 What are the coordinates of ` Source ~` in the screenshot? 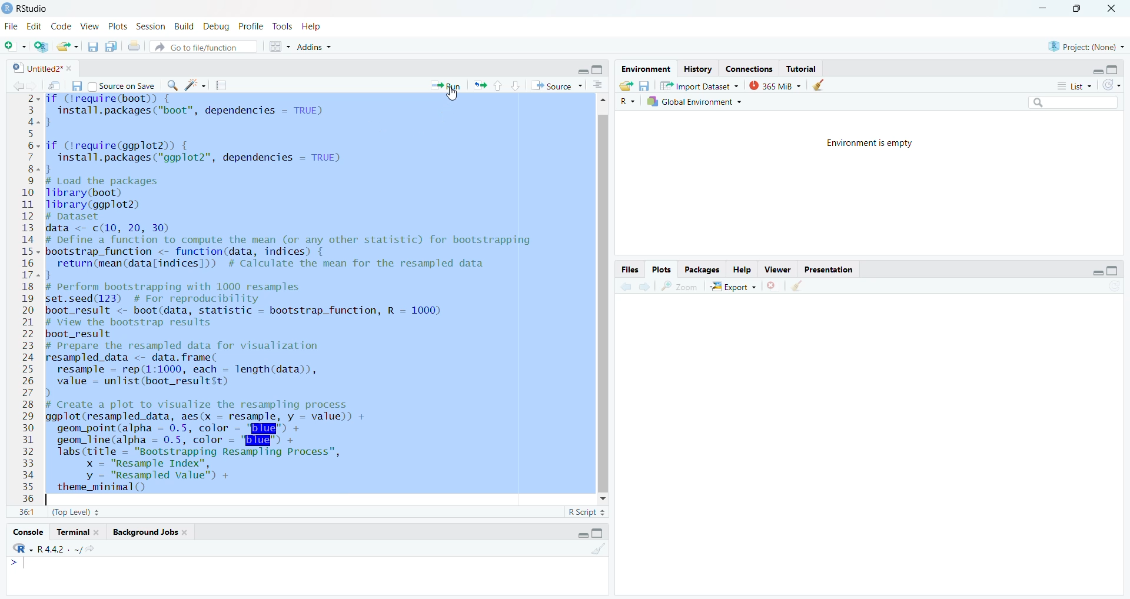 It's located at (560, 86).